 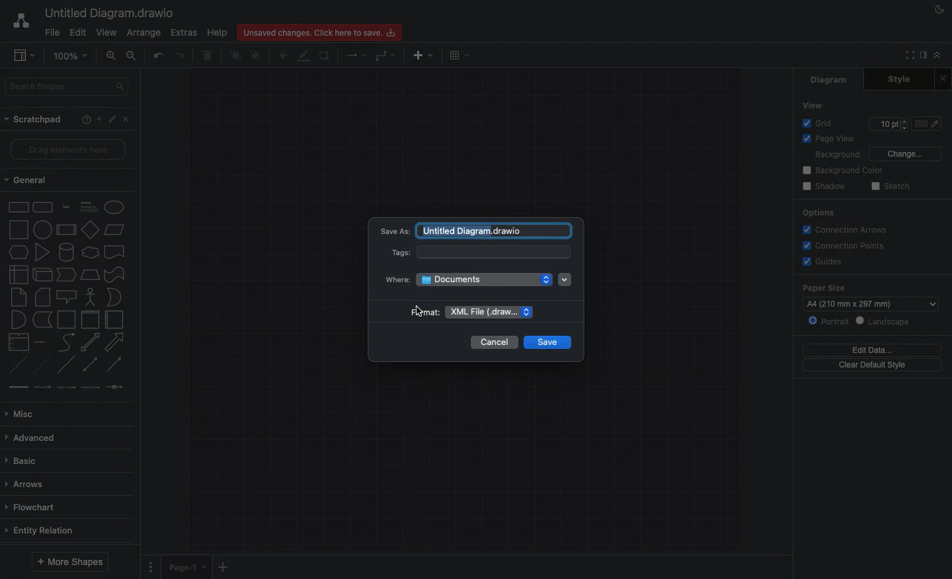 What do you see at coordinates (97, 120) in the screenshot?
I see `Add` at bounding box center [97, 120].